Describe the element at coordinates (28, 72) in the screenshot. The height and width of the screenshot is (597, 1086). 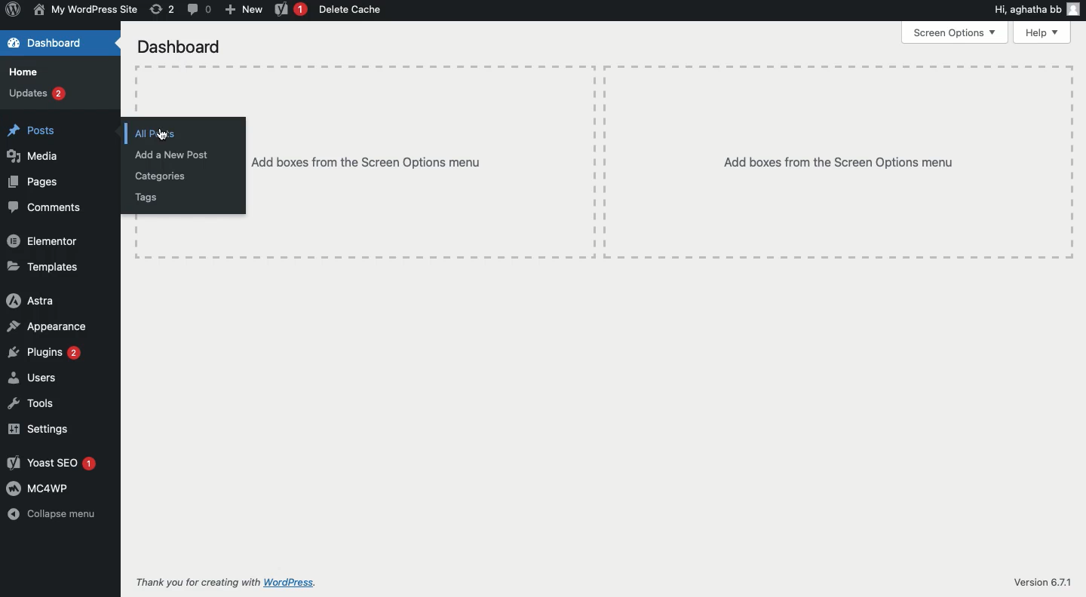
I see `Home` at that location.